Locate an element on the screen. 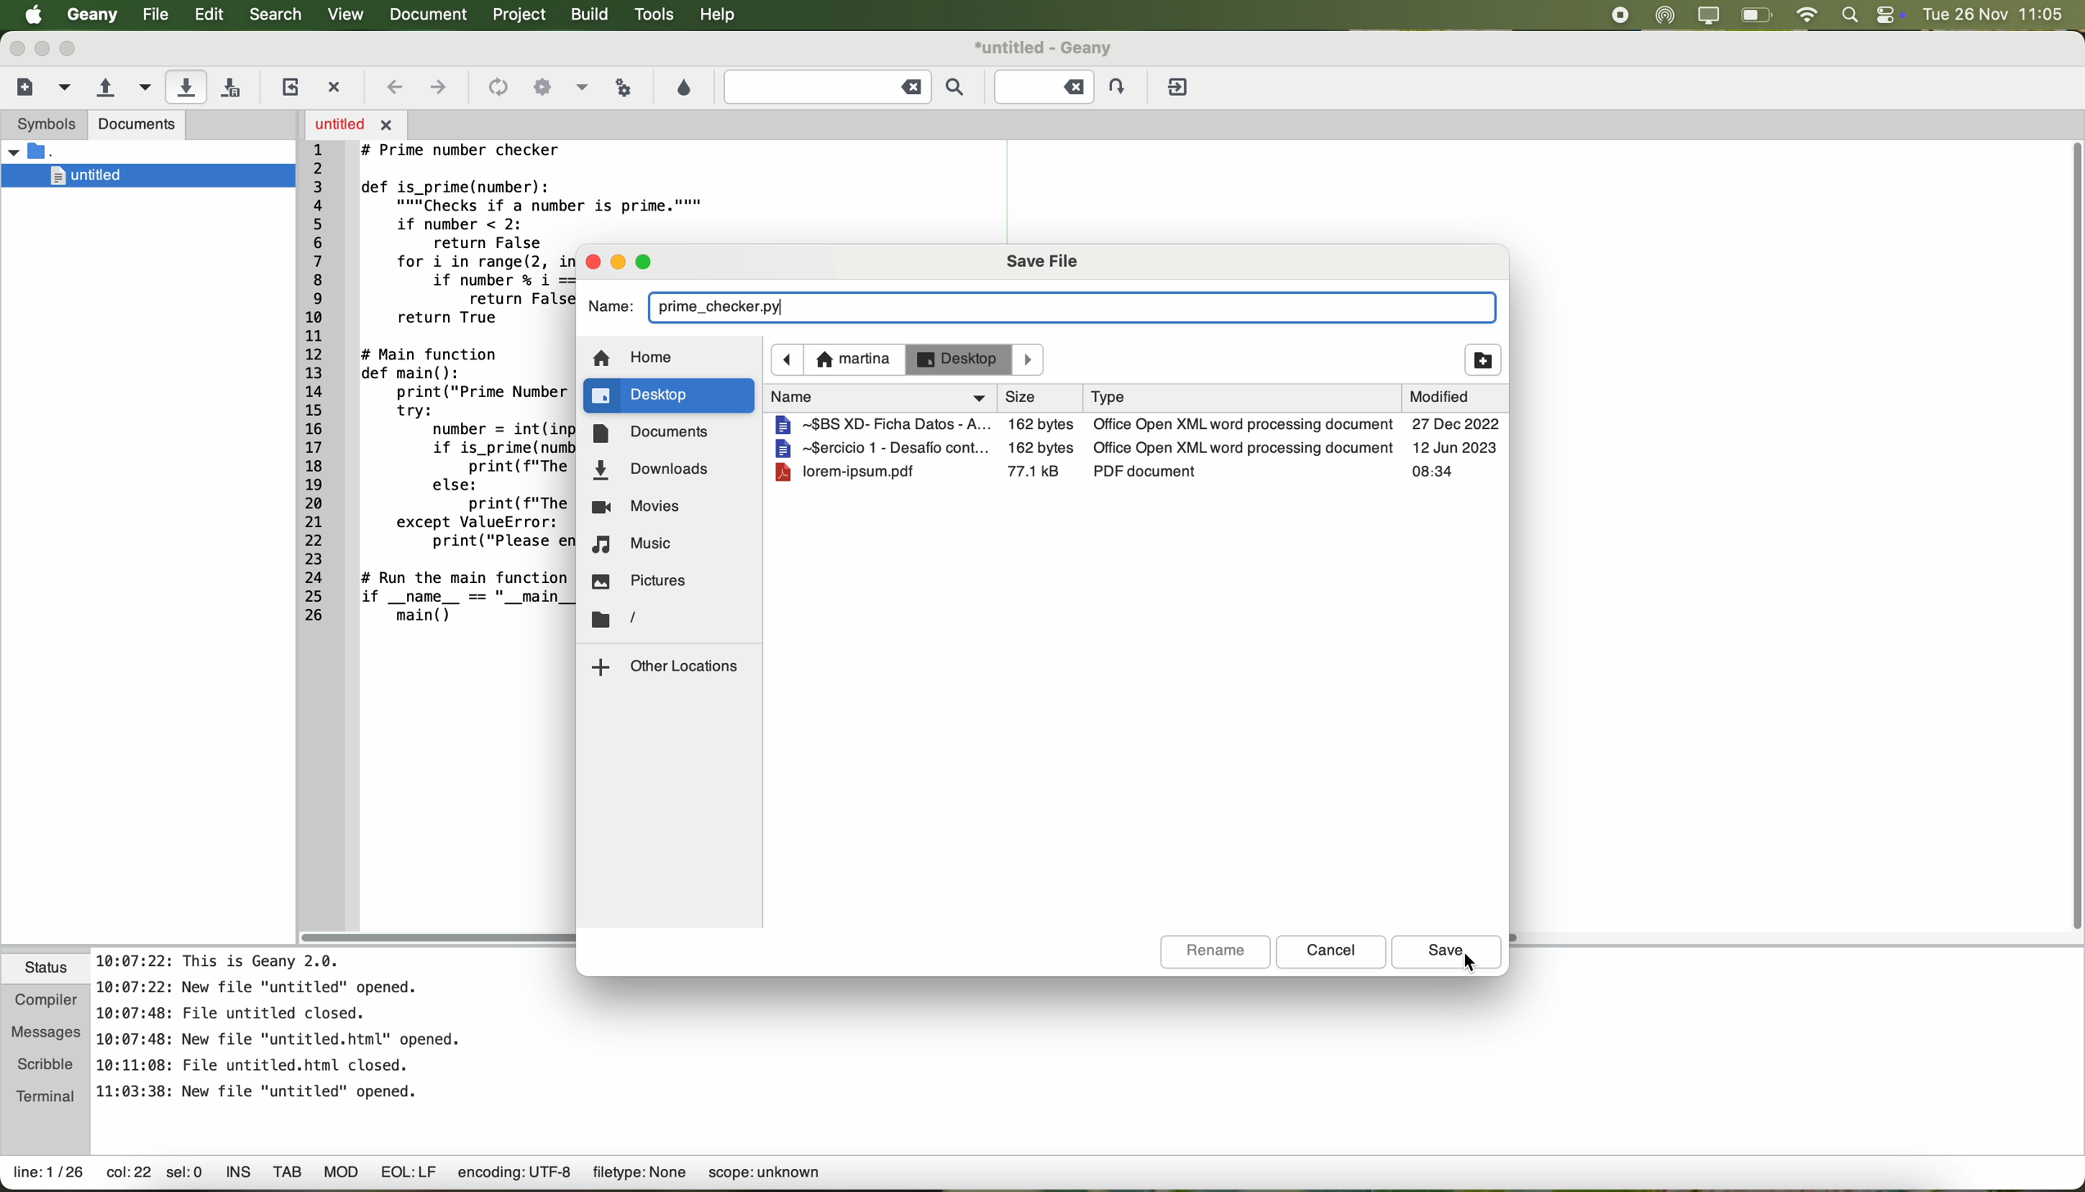 Image resolution: width=2085 pixels, height=1192 pixels. symbols is located at coordinates (43, 125).